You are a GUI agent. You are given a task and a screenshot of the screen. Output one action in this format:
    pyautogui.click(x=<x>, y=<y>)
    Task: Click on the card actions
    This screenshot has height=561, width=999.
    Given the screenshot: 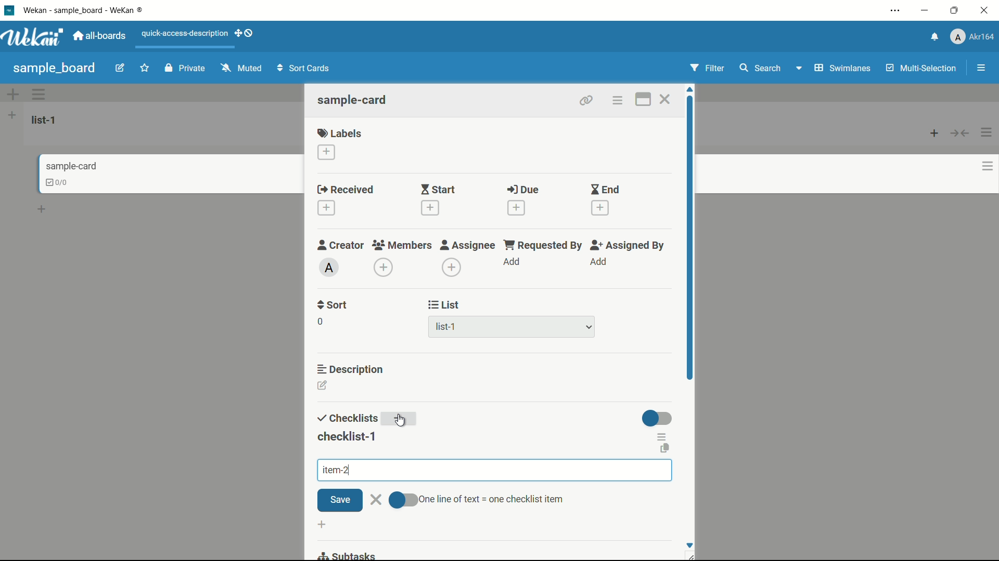 What is the action you would take?
    pyautogui.click(x=988, y=166)
    